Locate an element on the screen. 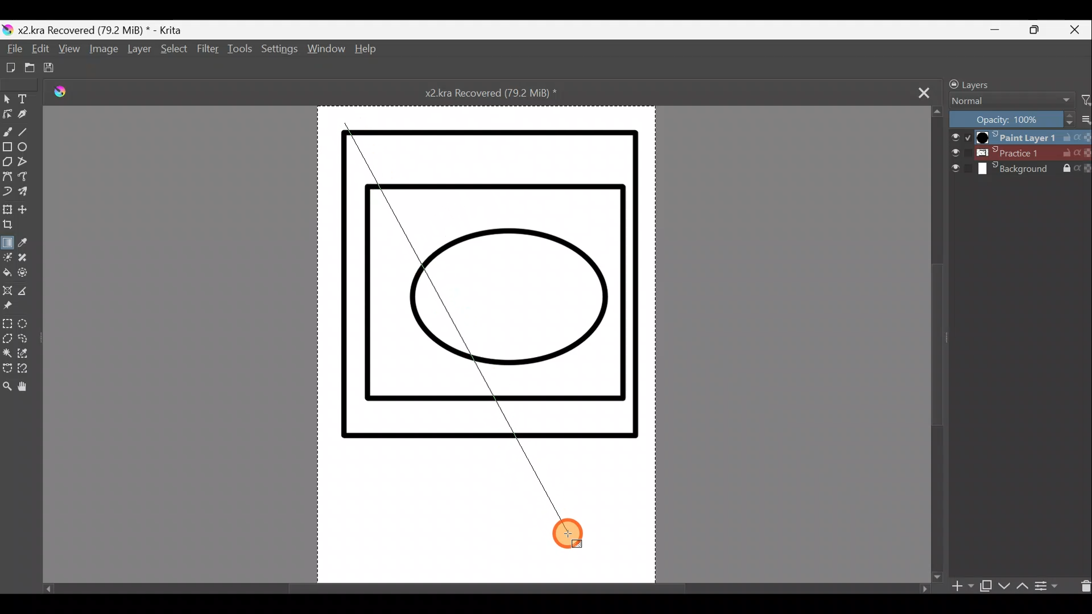 The image size is (1092, 614). Blending mode is located at coordinates (1007, 102).